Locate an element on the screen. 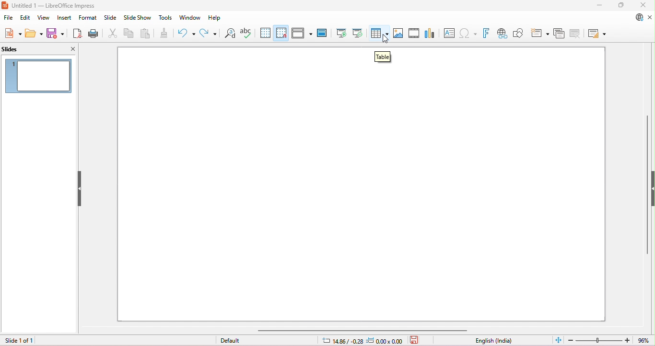 The width and height of the screenshot is (655, 346). file is located at coordinates (9, 18).